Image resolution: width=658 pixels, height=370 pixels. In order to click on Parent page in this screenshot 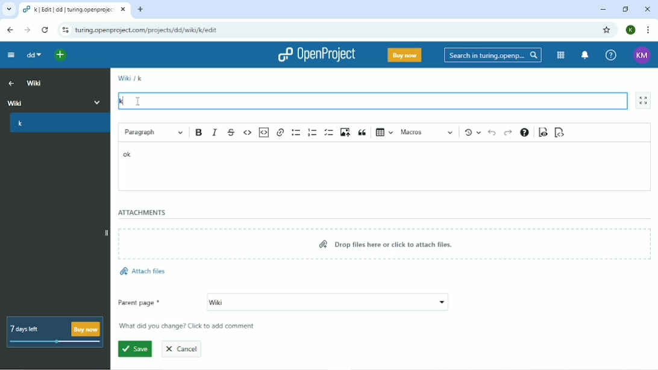, I will do `click(140, 301)`.